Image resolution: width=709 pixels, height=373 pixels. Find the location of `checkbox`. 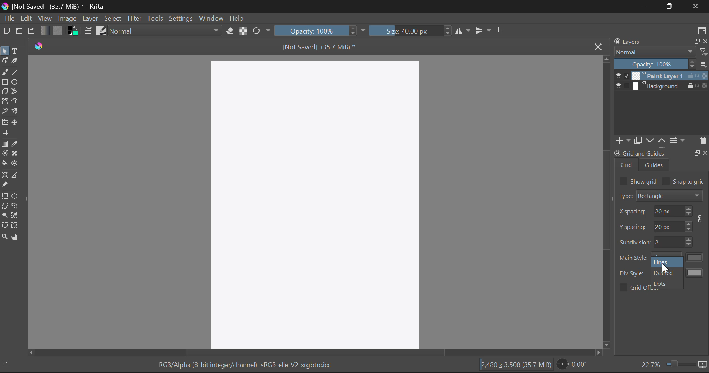

checkbox is located at coordinates (666, 181).